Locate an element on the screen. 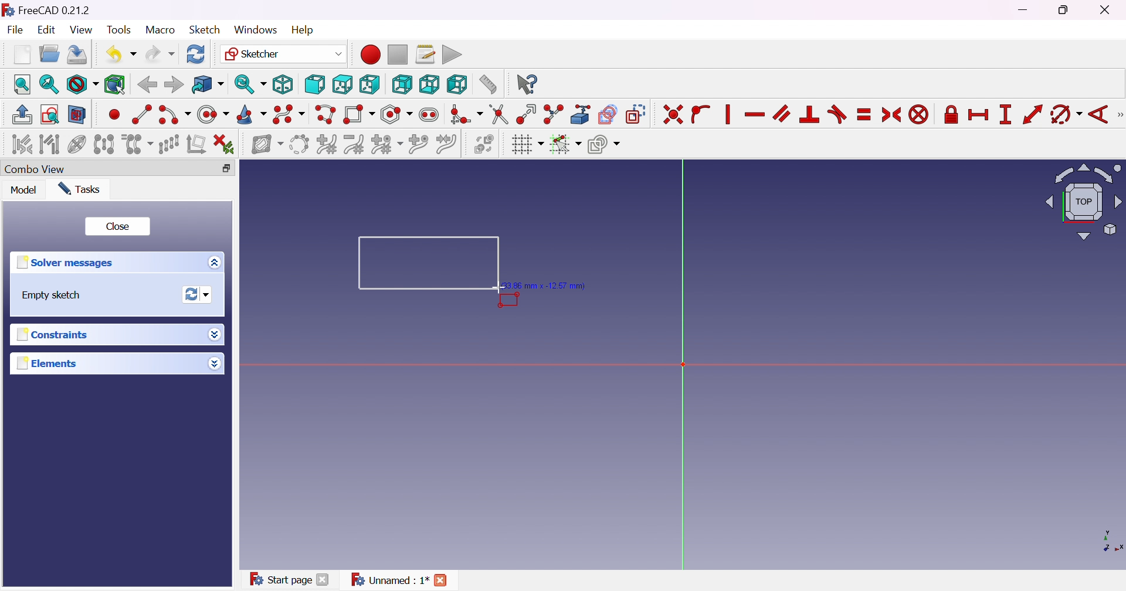 The image size is (1126, 591). Create conic is located at coordinates (252, 114).